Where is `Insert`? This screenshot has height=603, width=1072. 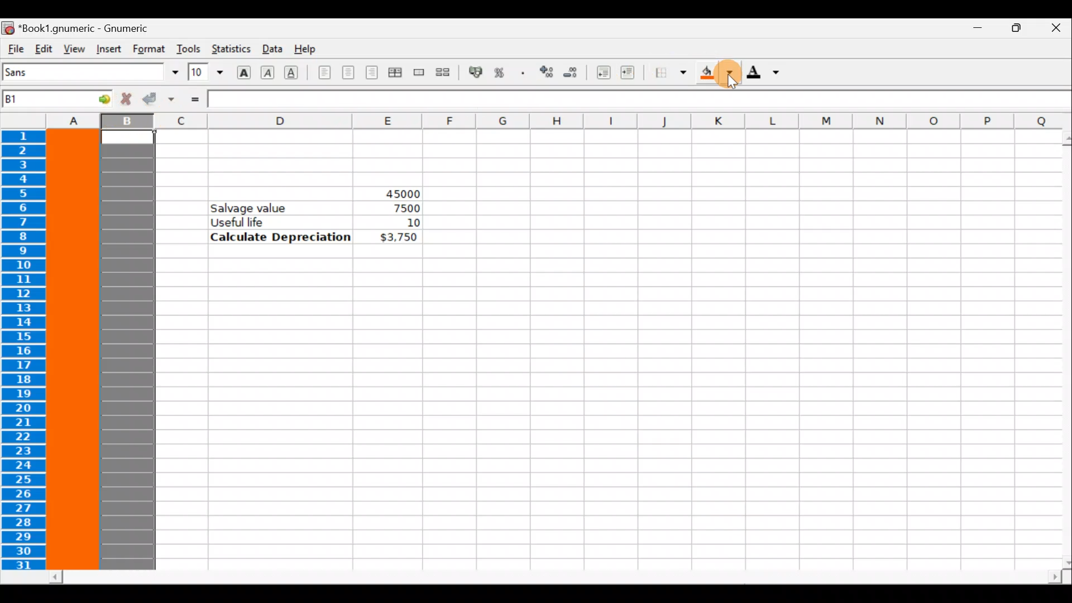
Insert is located at coordinates (108, 49).